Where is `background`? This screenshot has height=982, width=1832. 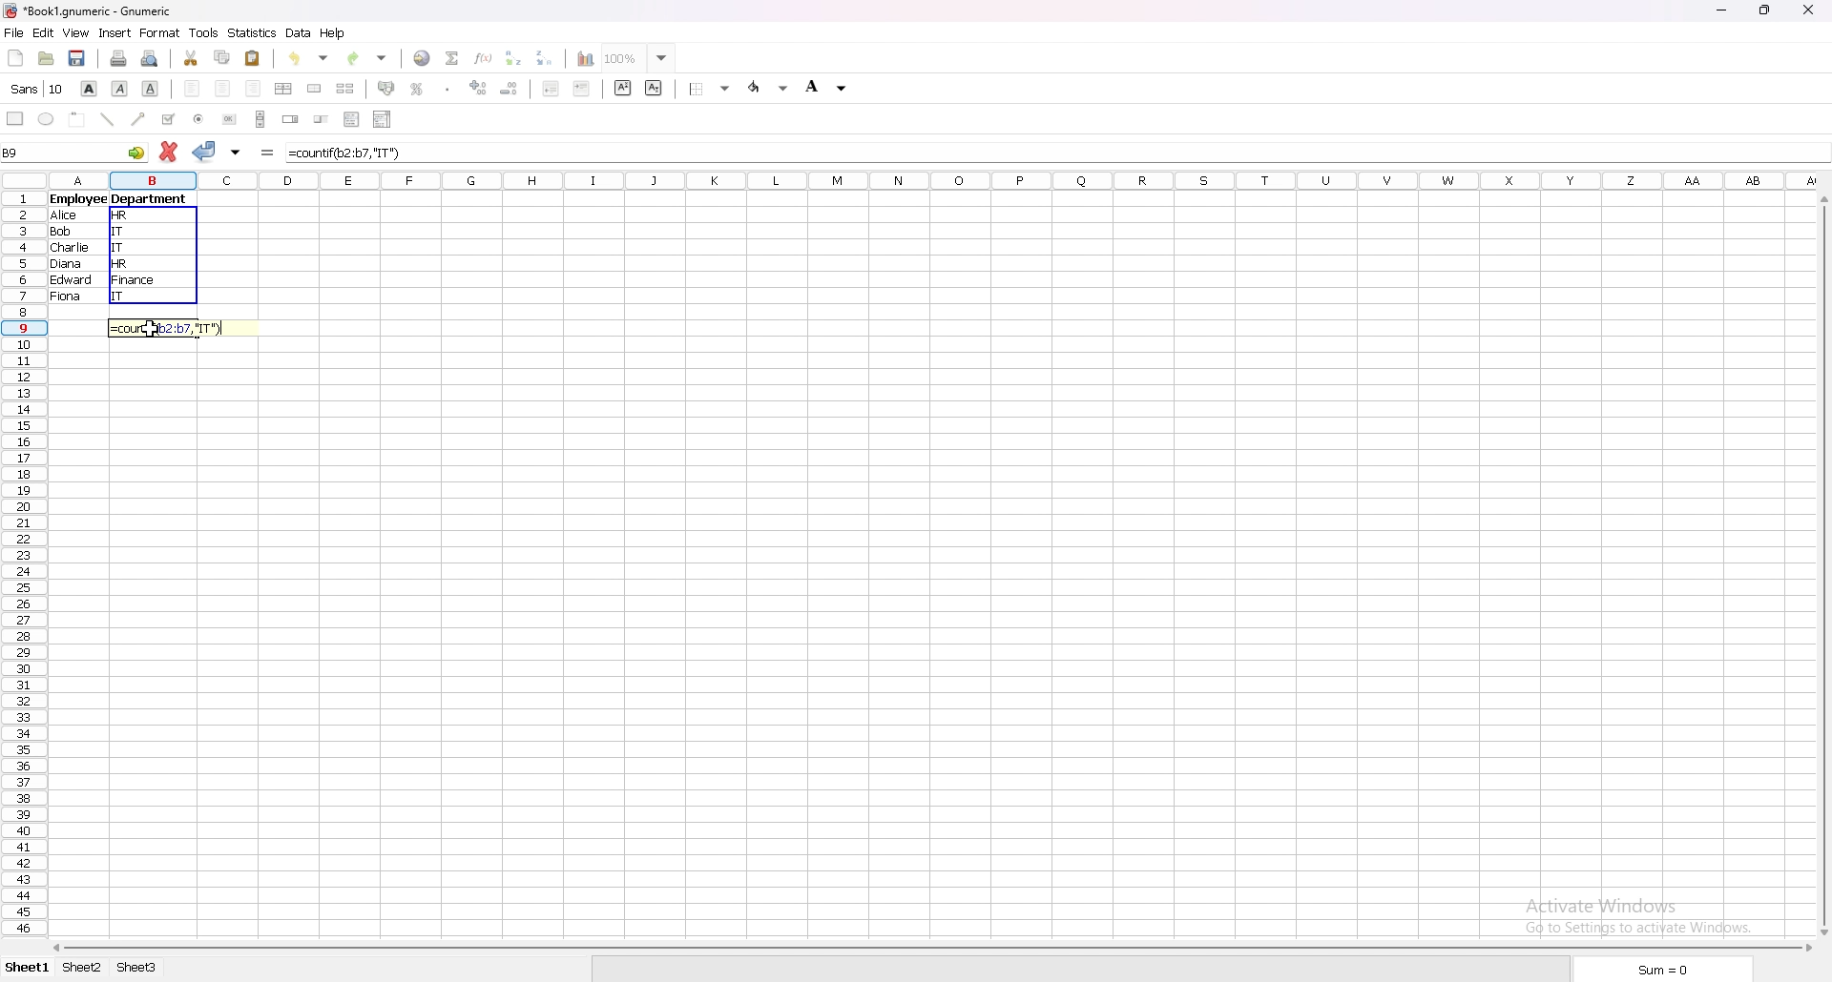 background is located at coordinates (826, 88).